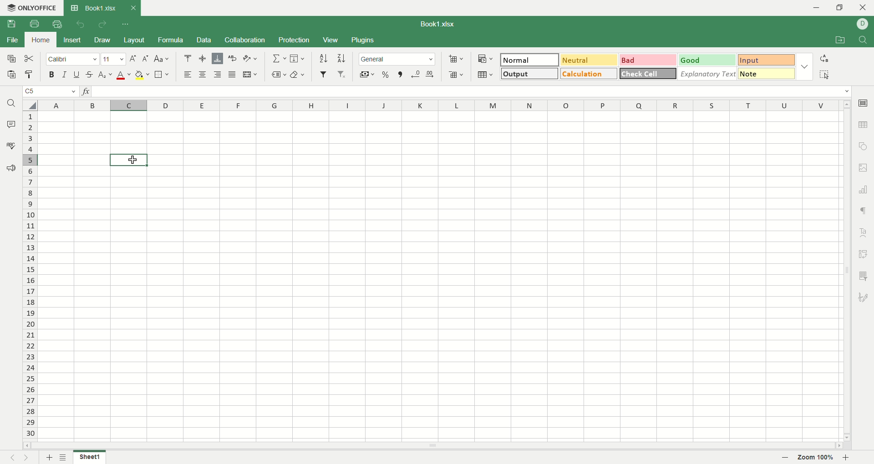 This screenshot has height=464, width=874. Describe the element at coordinates (251, 74) in the screenshot. I see `merge and center` at that location.